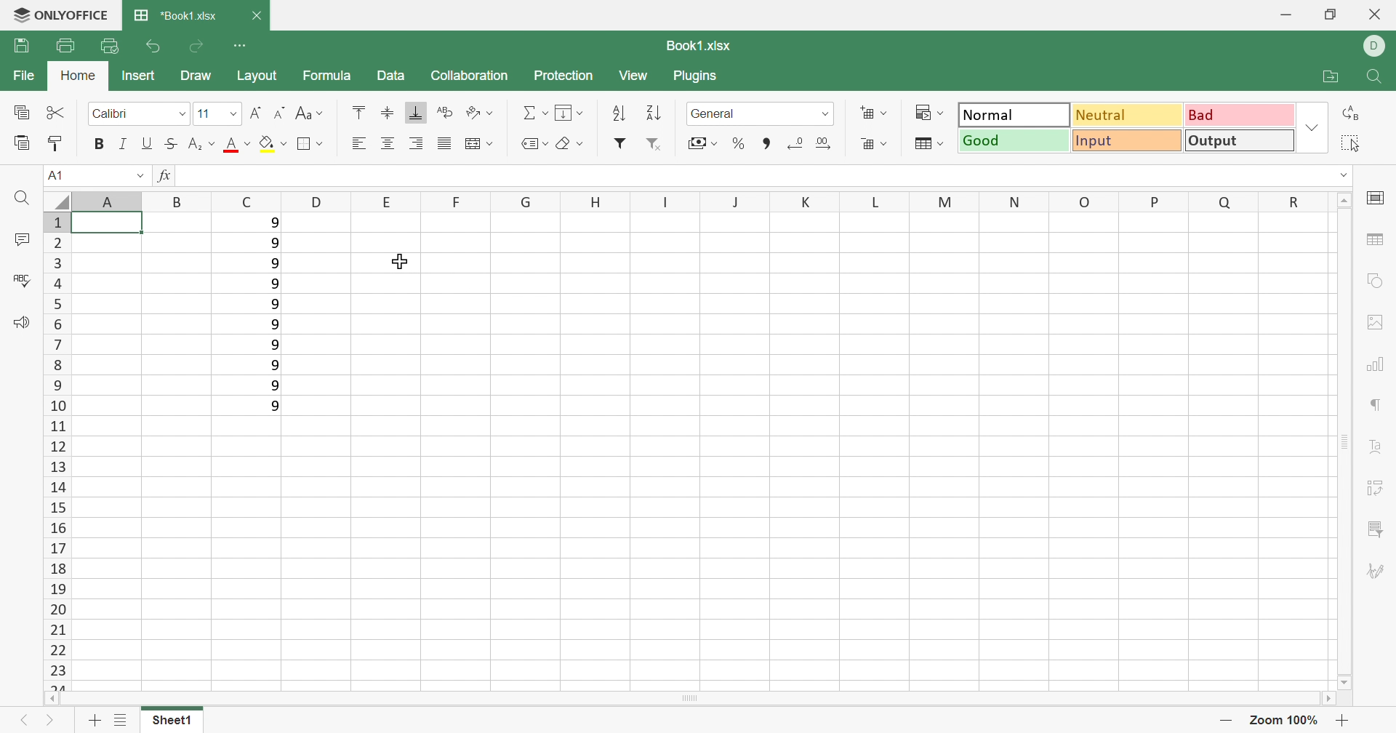 This screenshot has width=1396, height=733. Describe the element at coordinates (239, 44) in the screenshot. I see `Customize Quick Access Toolbar` at that location.